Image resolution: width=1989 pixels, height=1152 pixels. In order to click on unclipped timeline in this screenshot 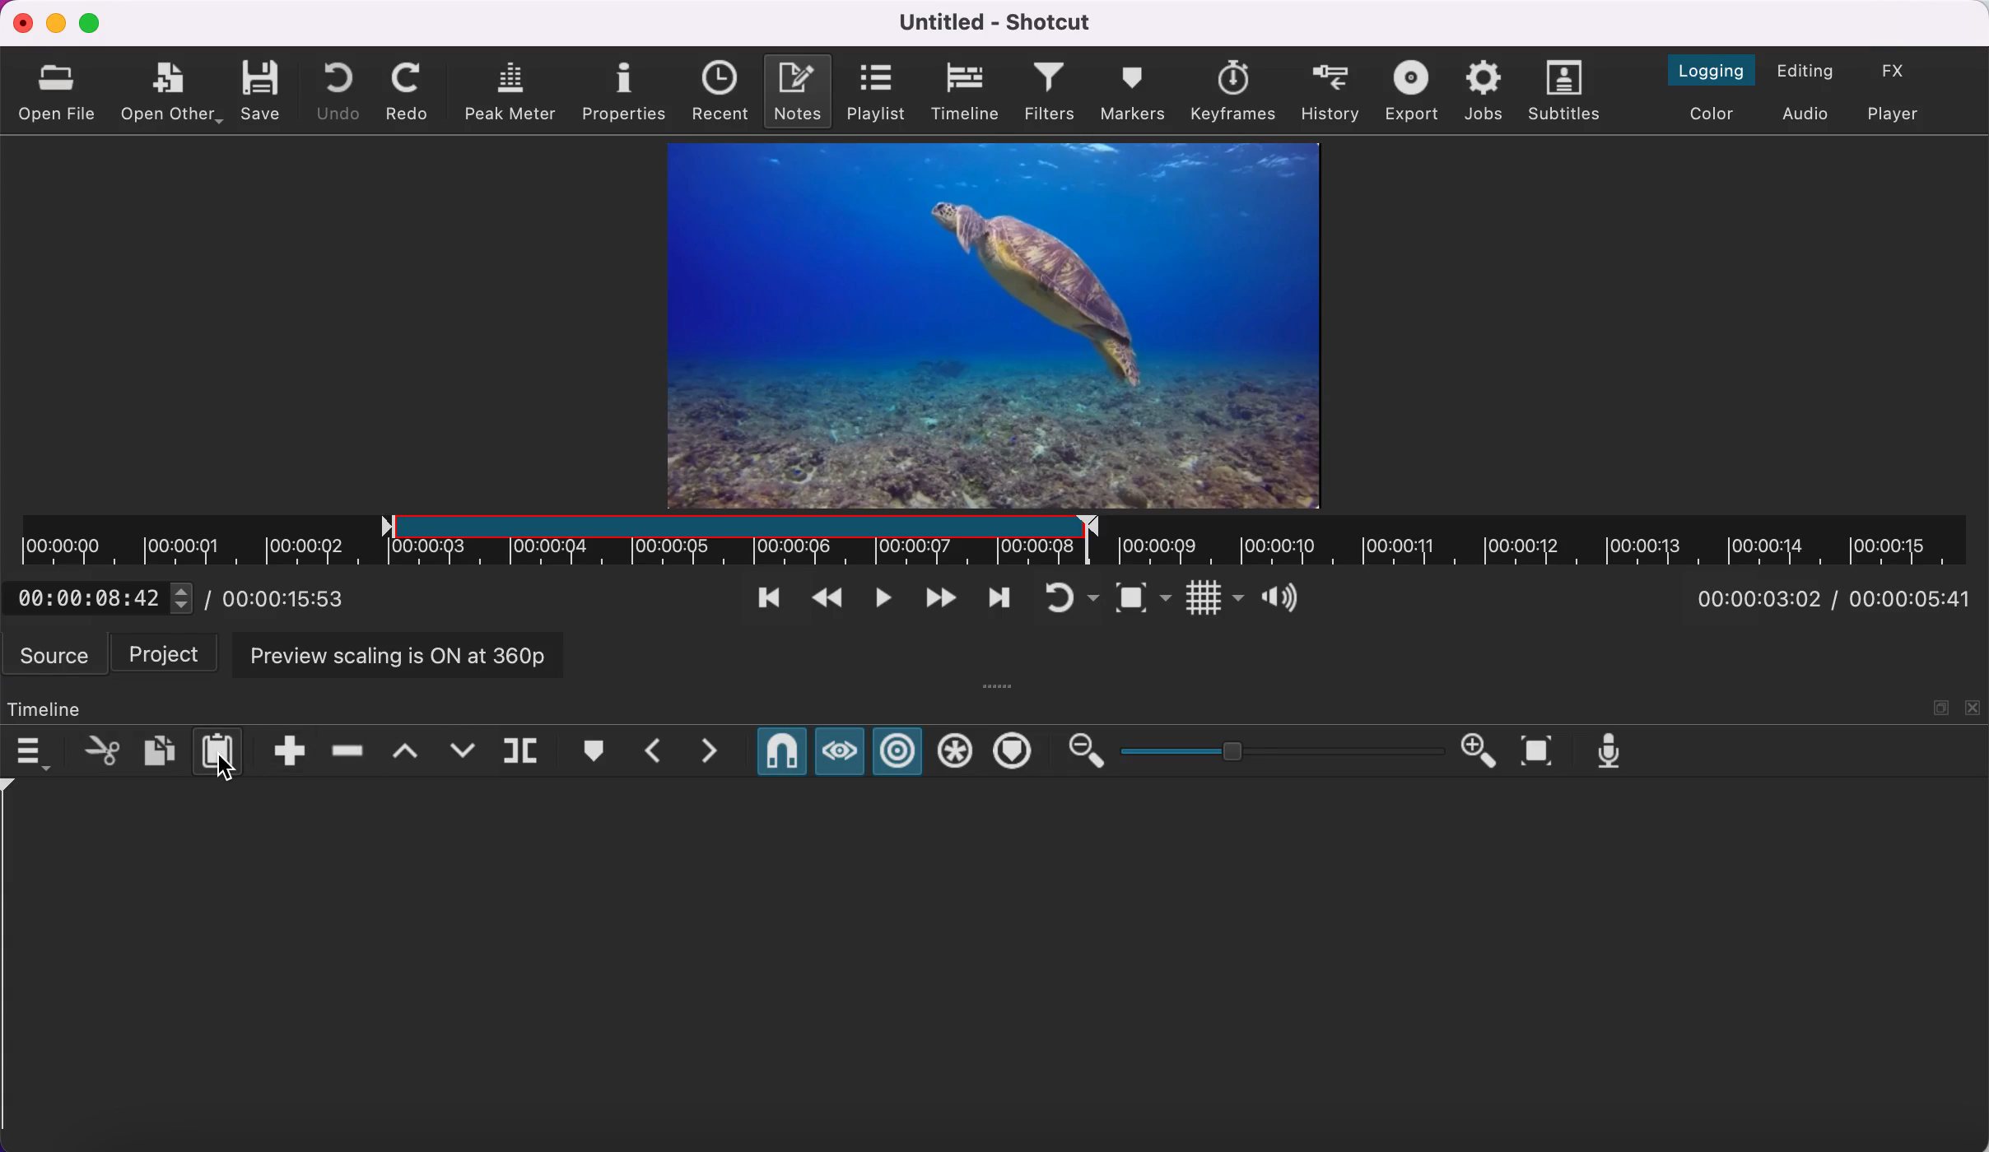, I will do `click(1539, 541)`.